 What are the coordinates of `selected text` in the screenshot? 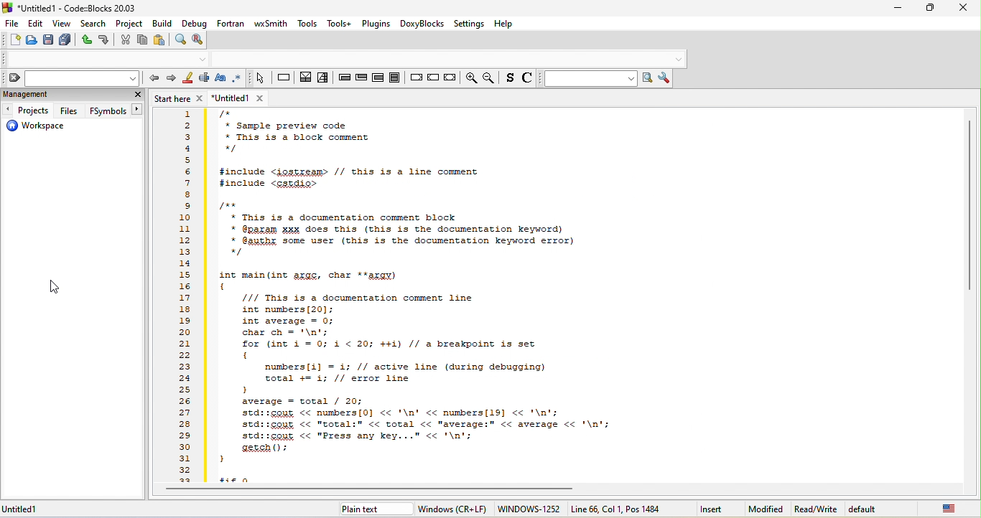 It's located at (205, 80).